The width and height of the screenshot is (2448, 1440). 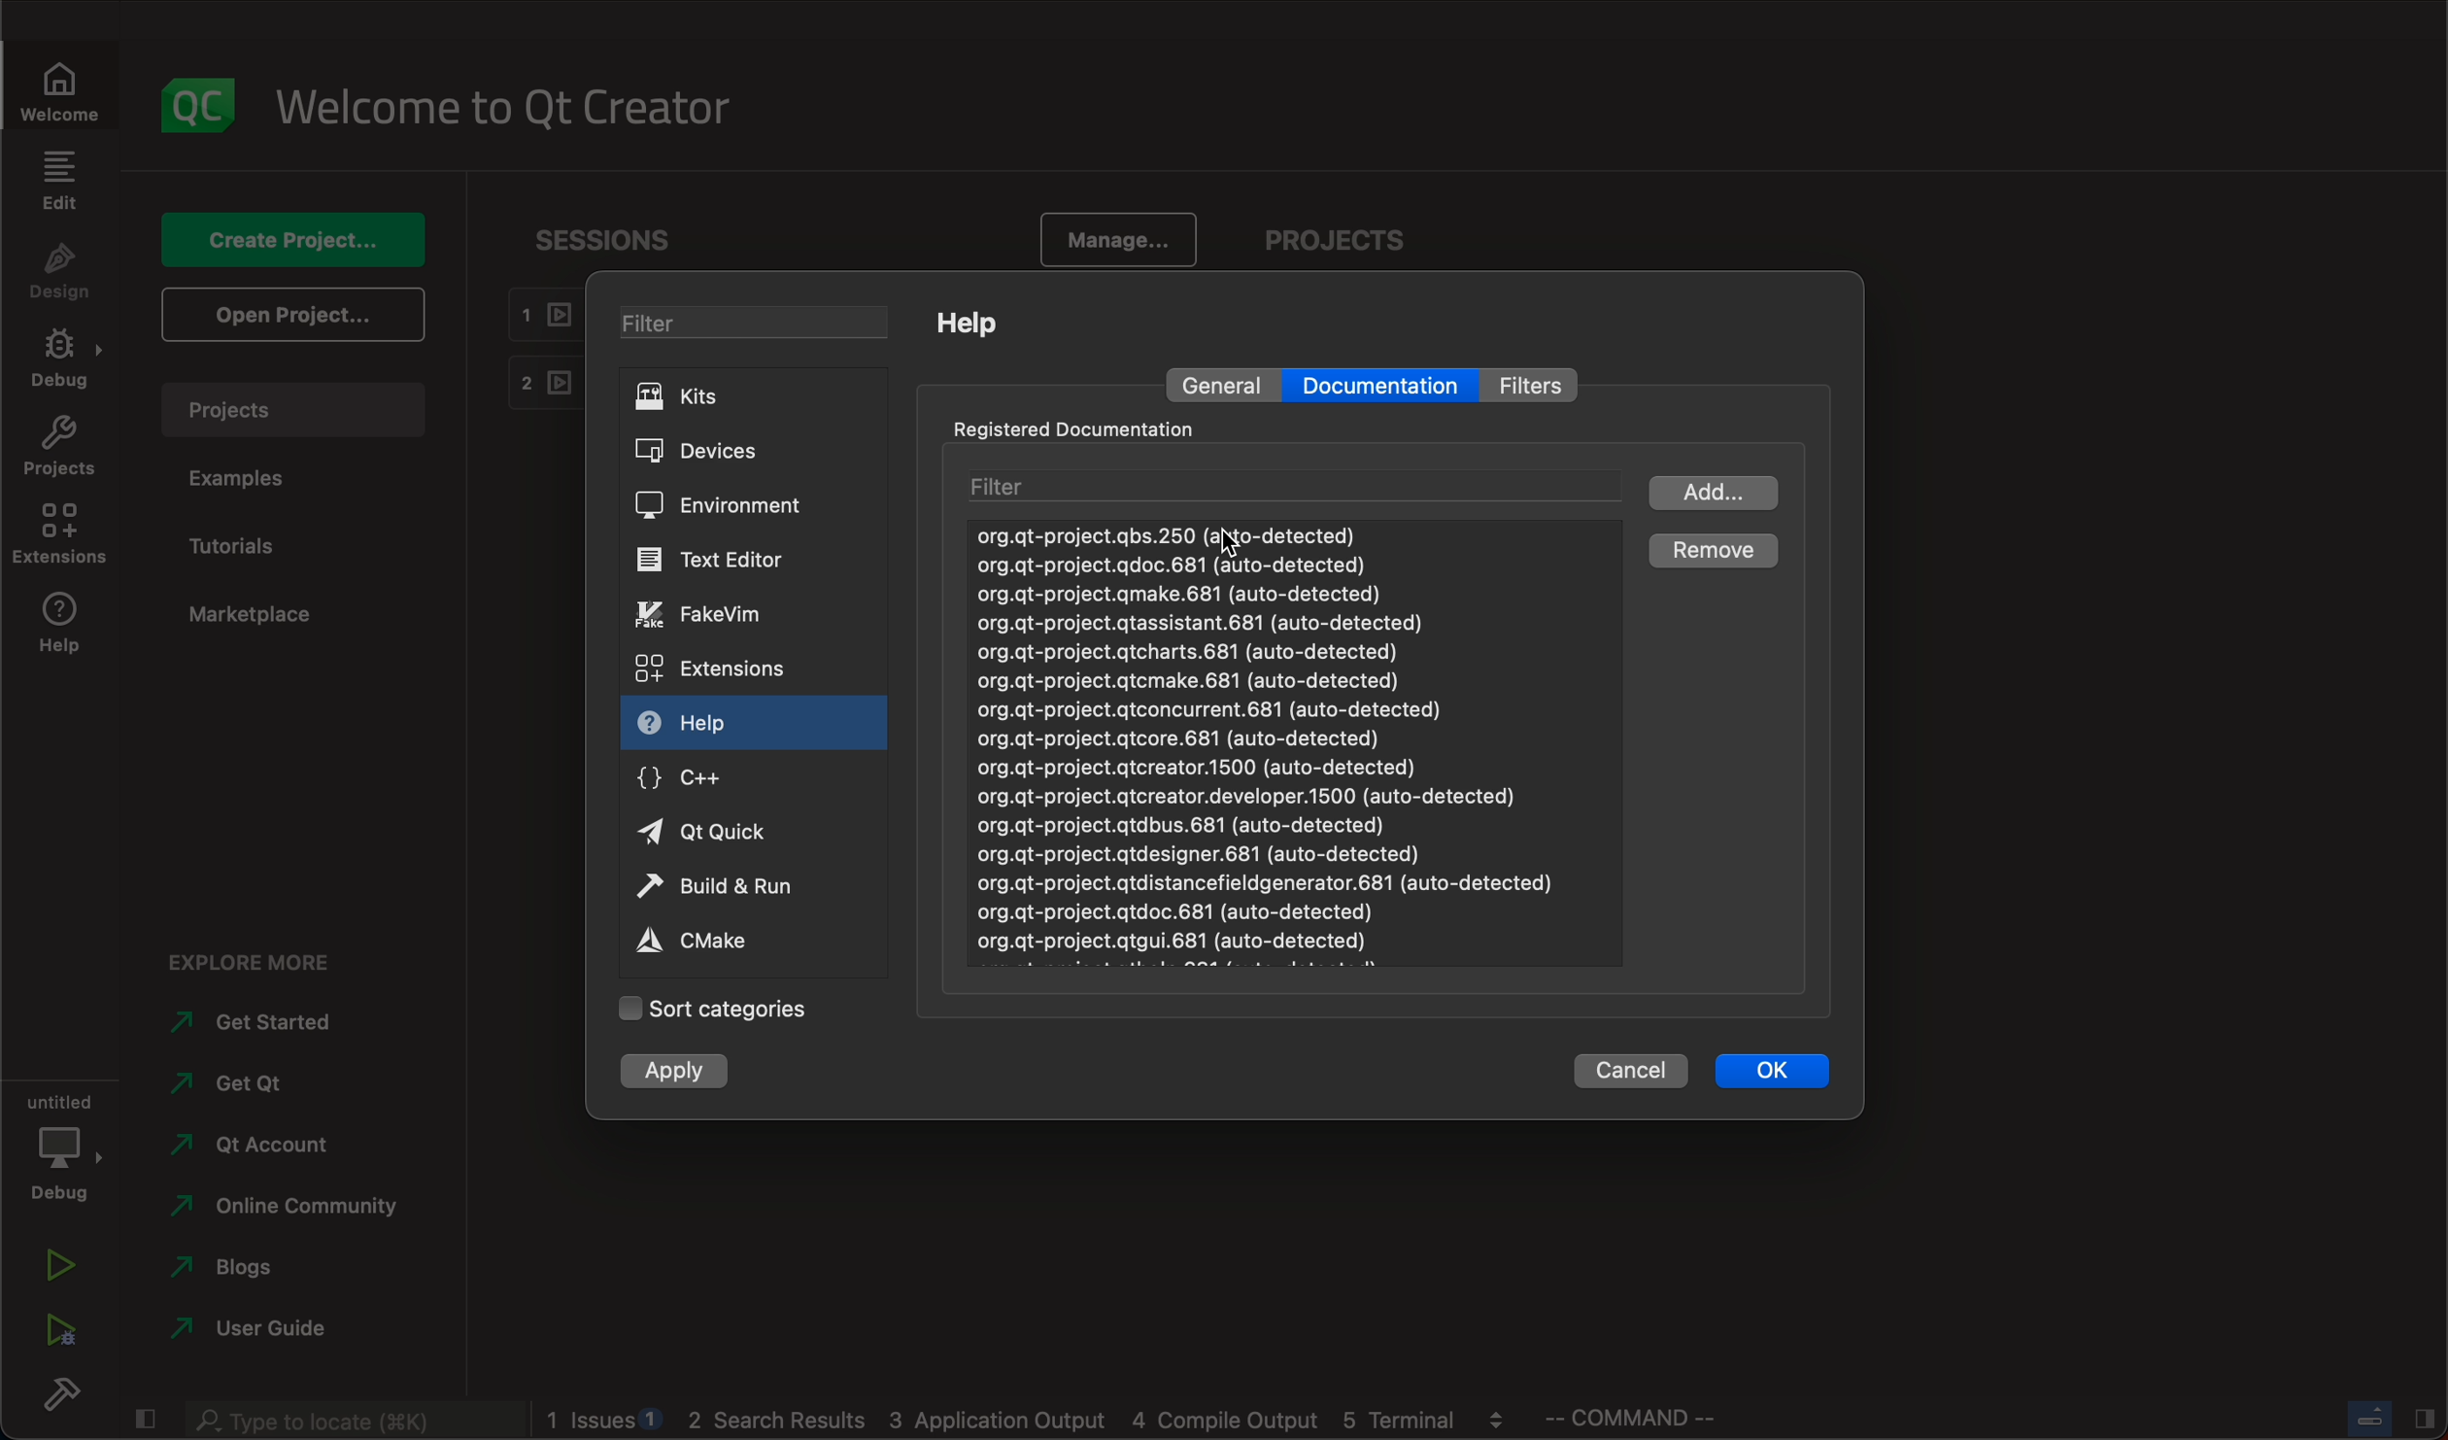 What do you see at coordinates (1249, 551) in the screenshot?
I see `cursor` at bounding box center [1249, 551].